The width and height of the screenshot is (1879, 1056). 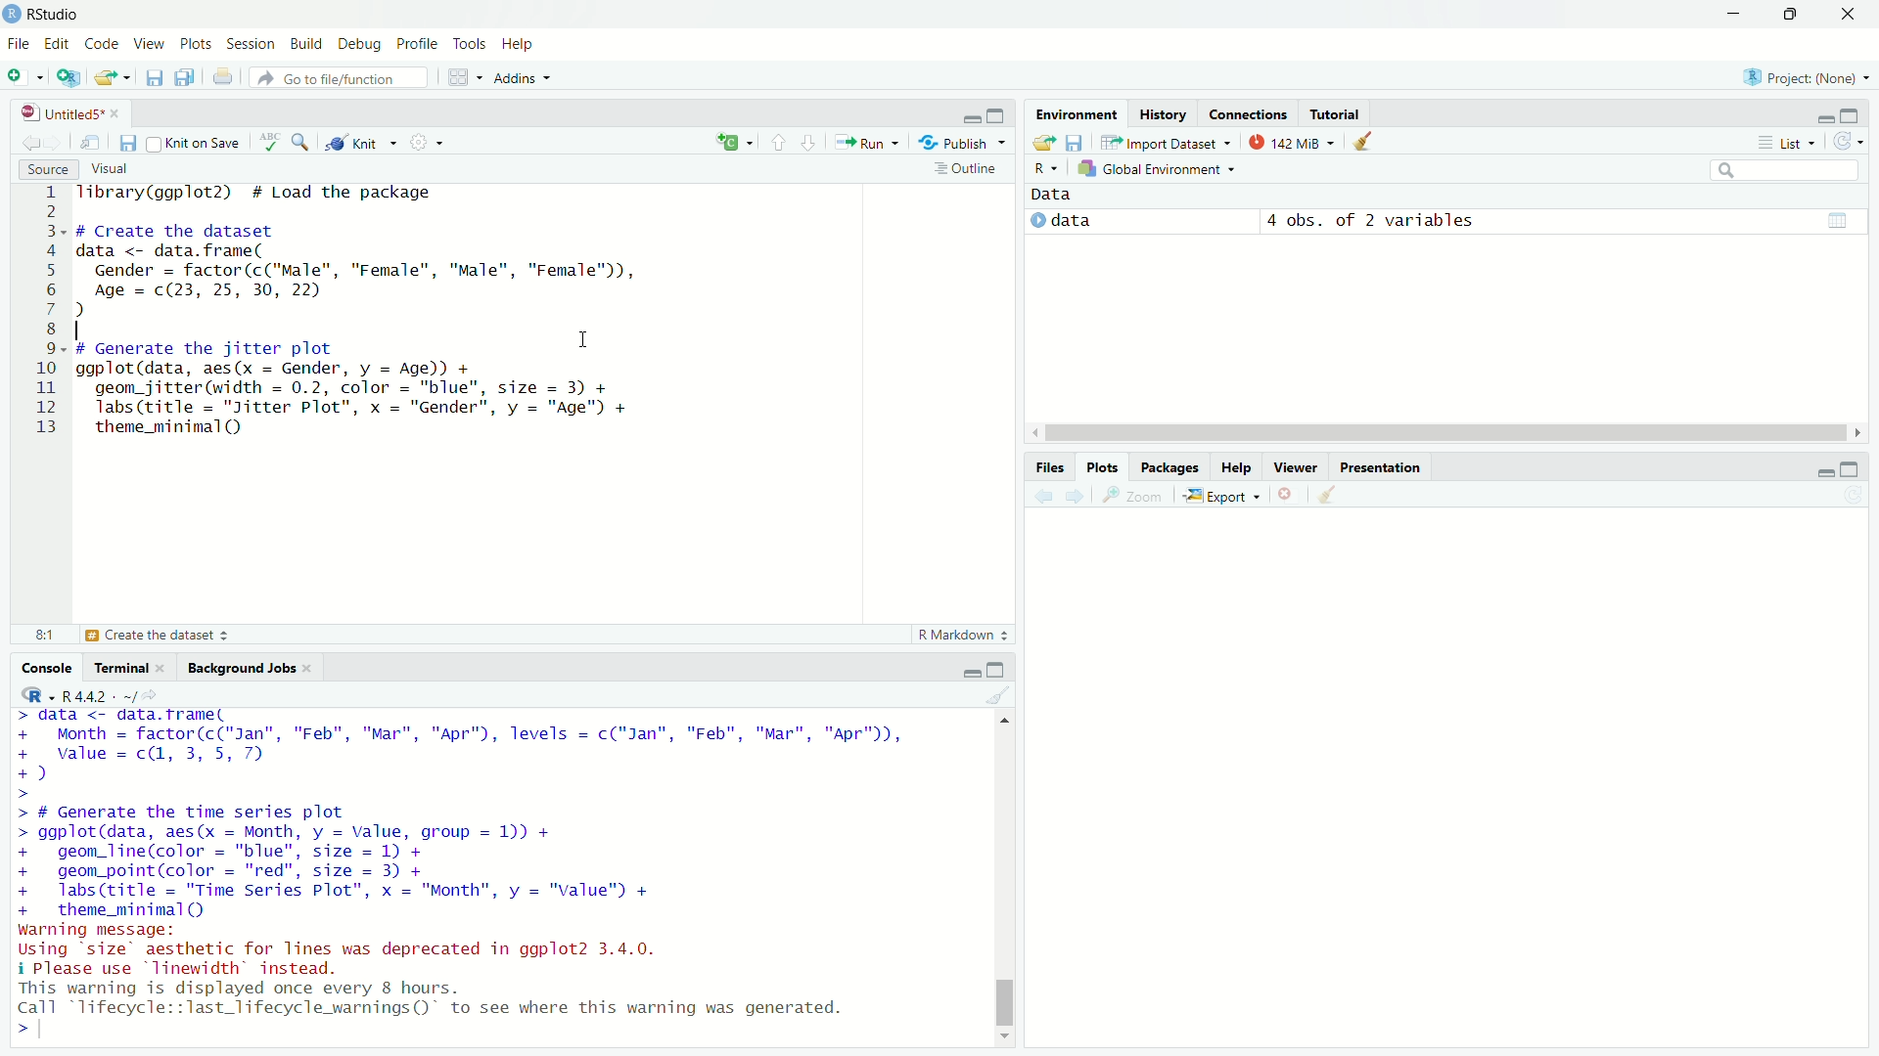 What do you see at coordinates (1225, 497) in the screenshot?
I see `export` at bounding box center [1225, 497].